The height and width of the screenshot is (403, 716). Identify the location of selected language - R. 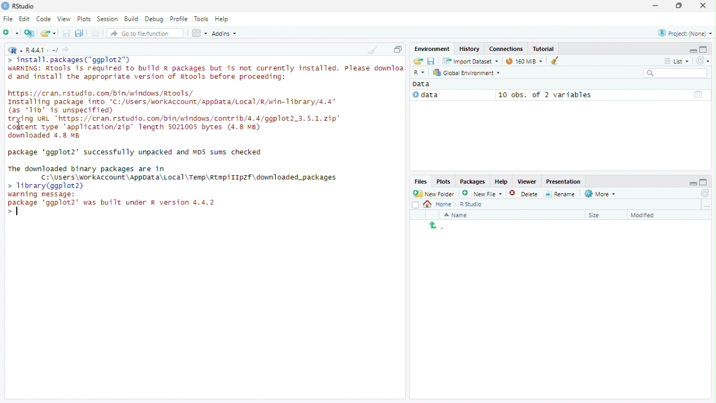
(420, 72).